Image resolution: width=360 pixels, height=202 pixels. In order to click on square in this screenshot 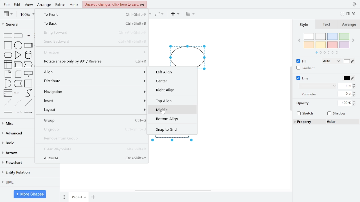, I will do `click(8, 45)`.